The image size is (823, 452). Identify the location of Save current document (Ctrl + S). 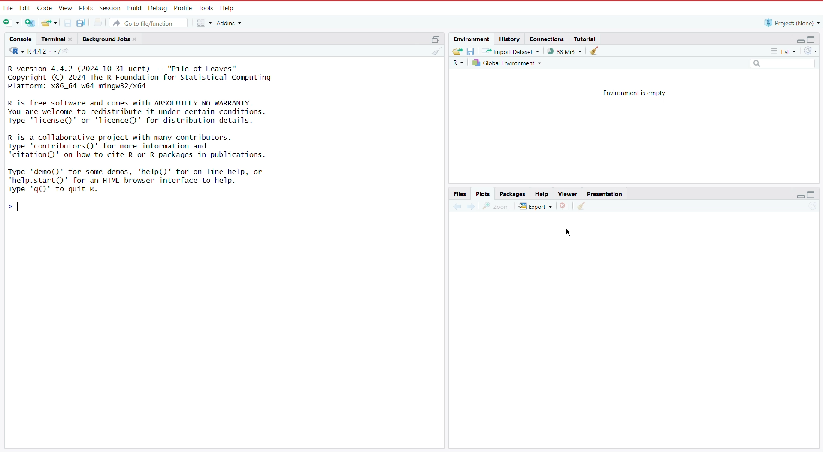
(67, 22).